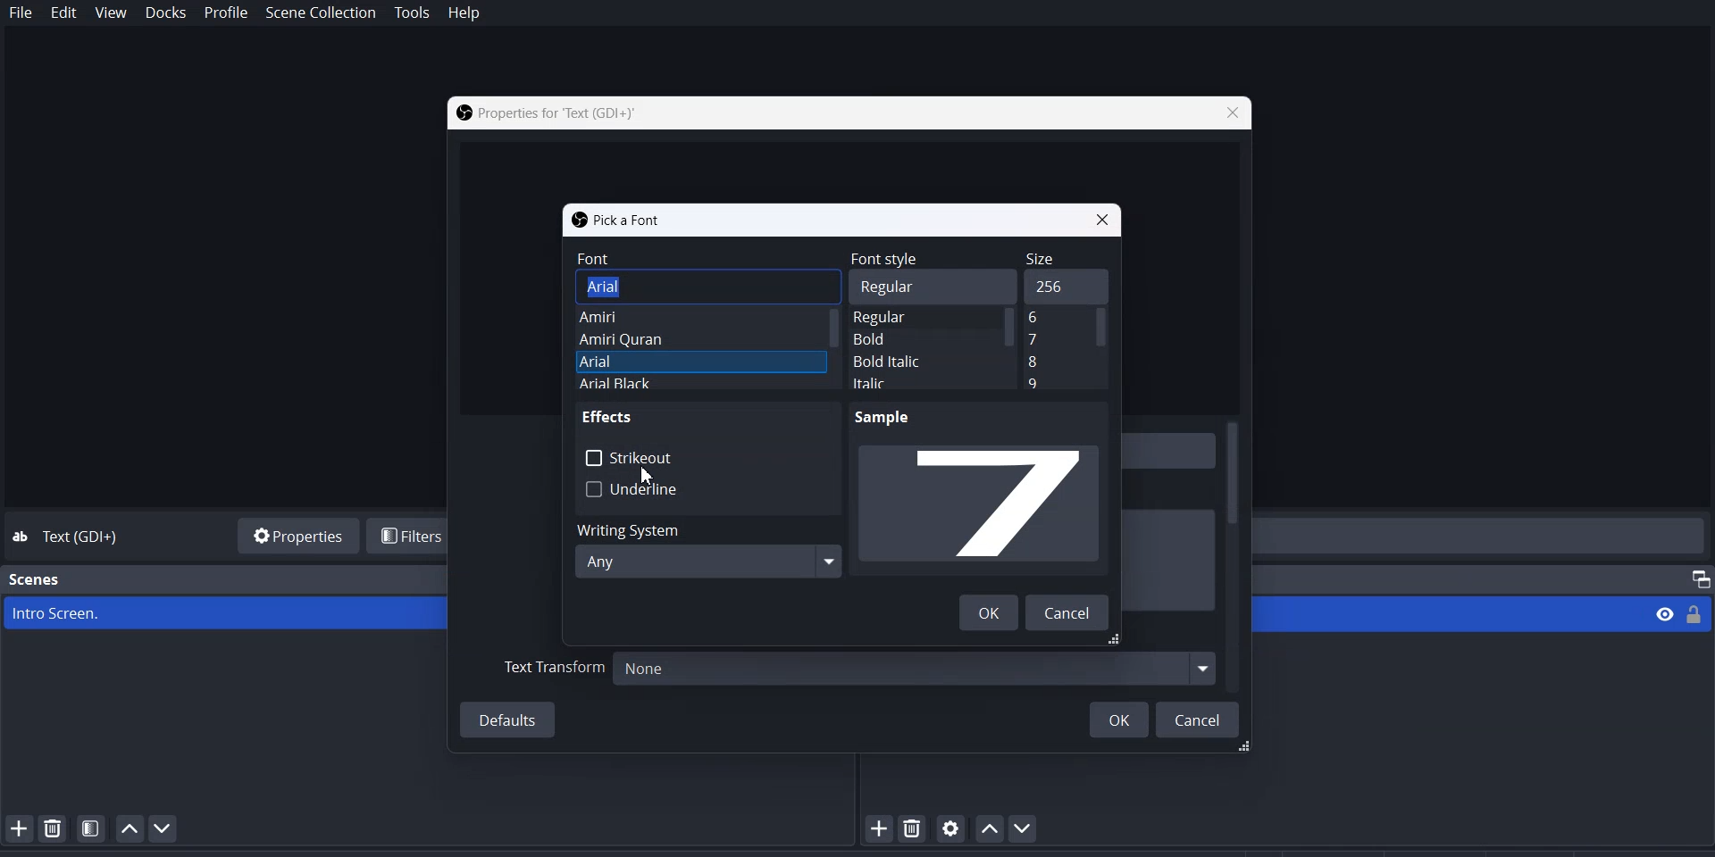 The image size is (1715, 857). I want to click on Amiri, so click(661, 316).